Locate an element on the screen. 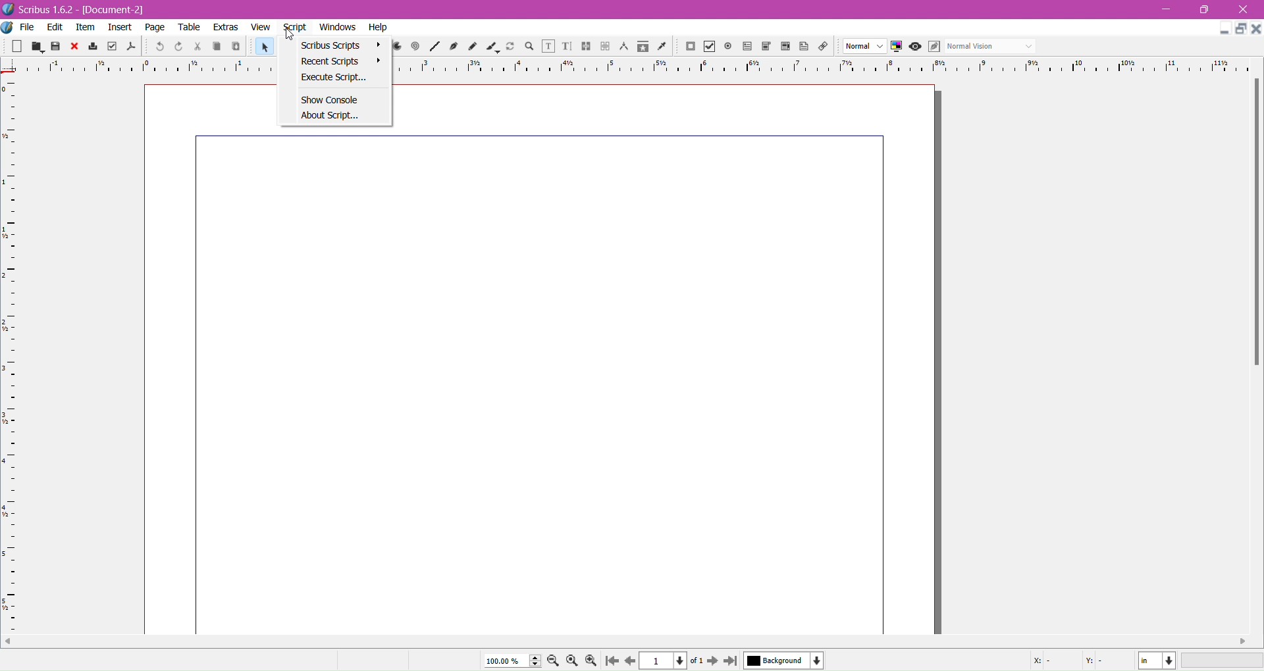  Table is located at coordinates (190, 28).